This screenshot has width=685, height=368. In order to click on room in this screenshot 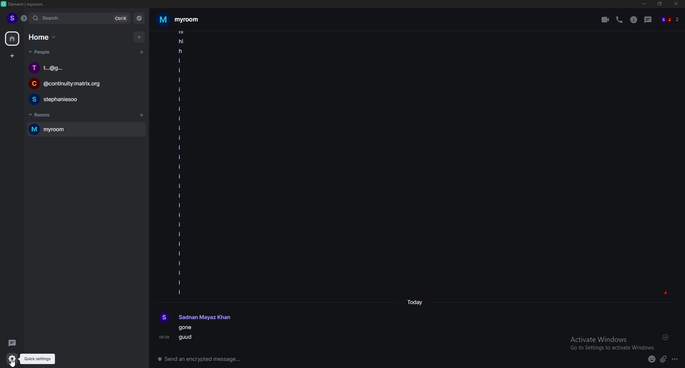, I will do `click(178, 20)`.